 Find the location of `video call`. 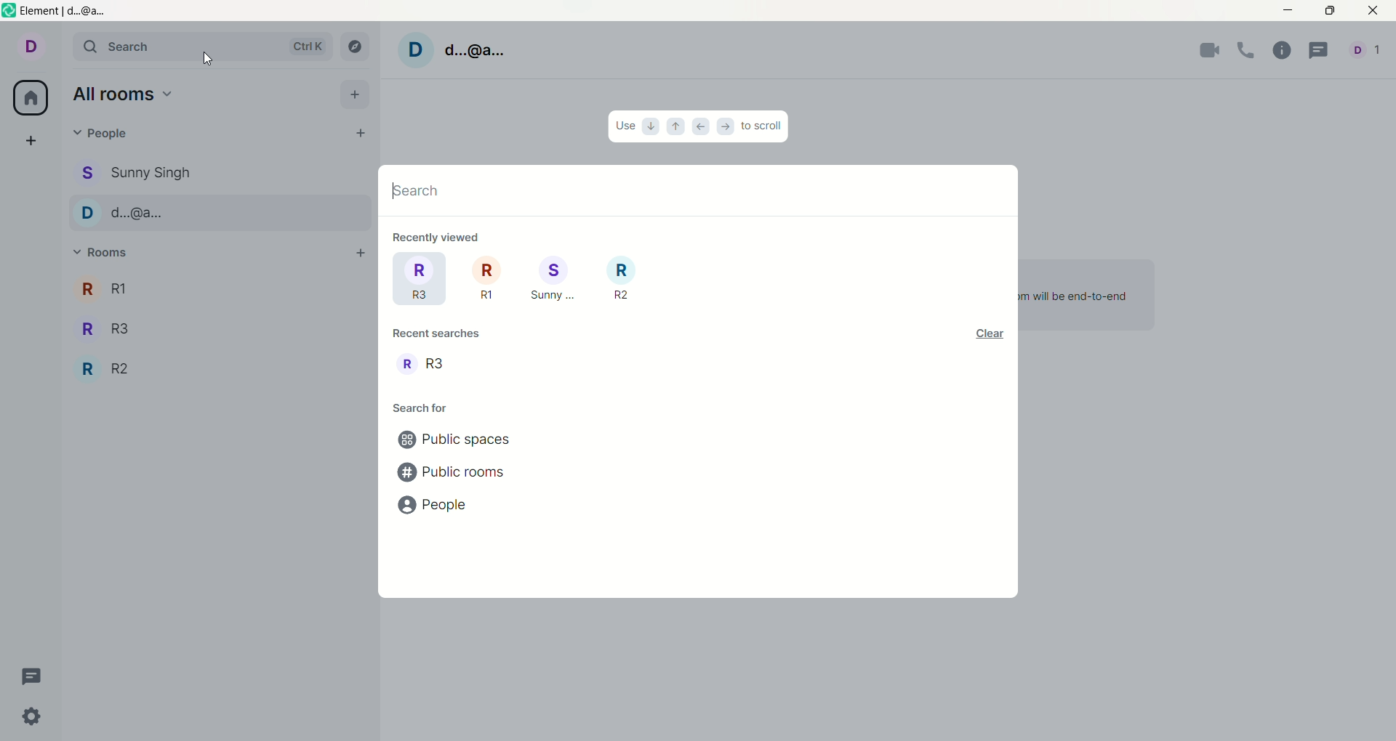

video call is located at coordinates (1206, 52).